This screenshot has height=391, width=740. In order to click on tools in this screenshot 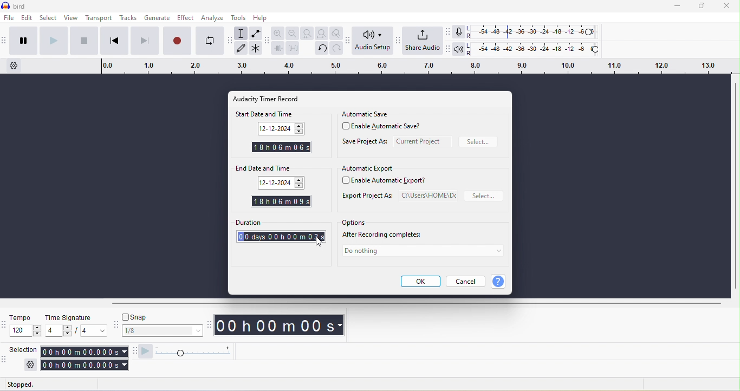, I will do `click(239, 18)`.